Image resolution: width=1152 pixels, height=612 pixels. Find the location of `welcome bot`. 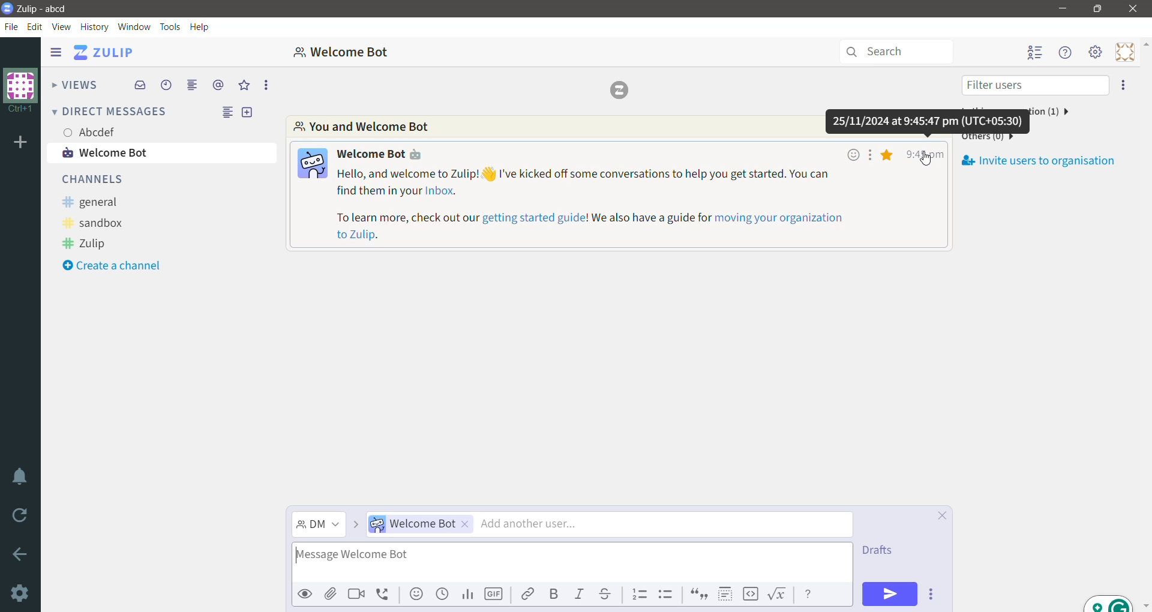

welcome bot is located at coordinates (163, 152).